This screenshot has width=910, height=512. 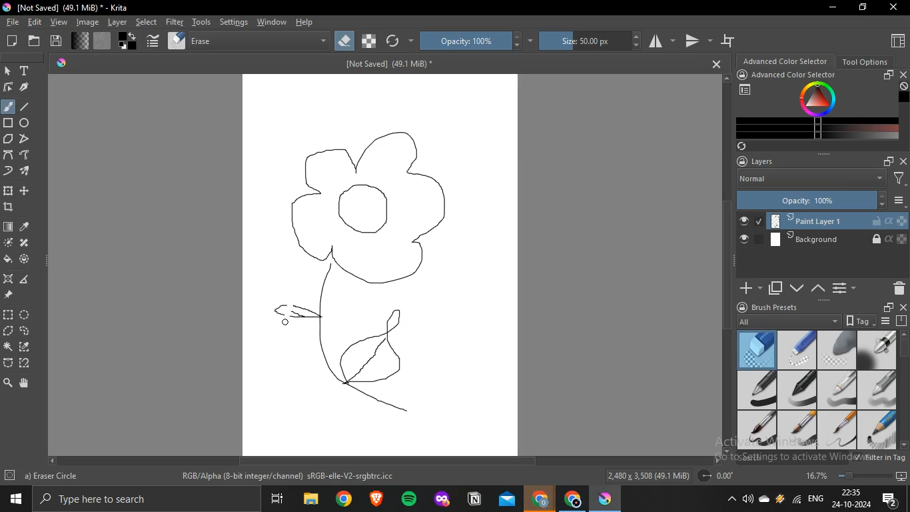 I want to click on basic 1 sketch, so click(x=878, y=430).